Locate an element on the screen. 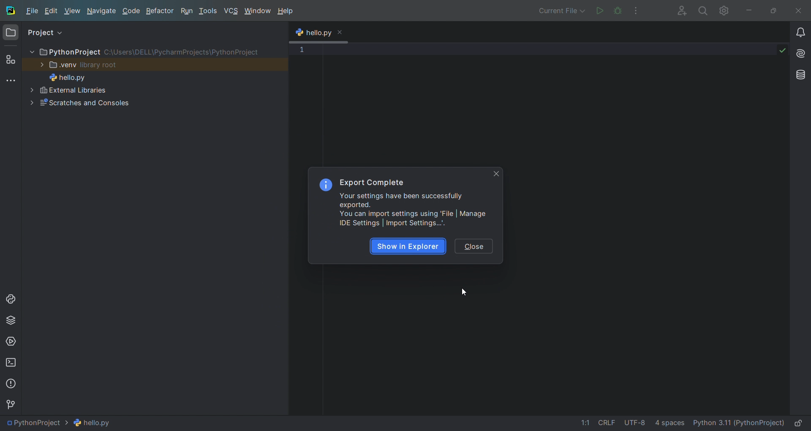 The image size is (811, 431). run is located at coordinates (599, 10).